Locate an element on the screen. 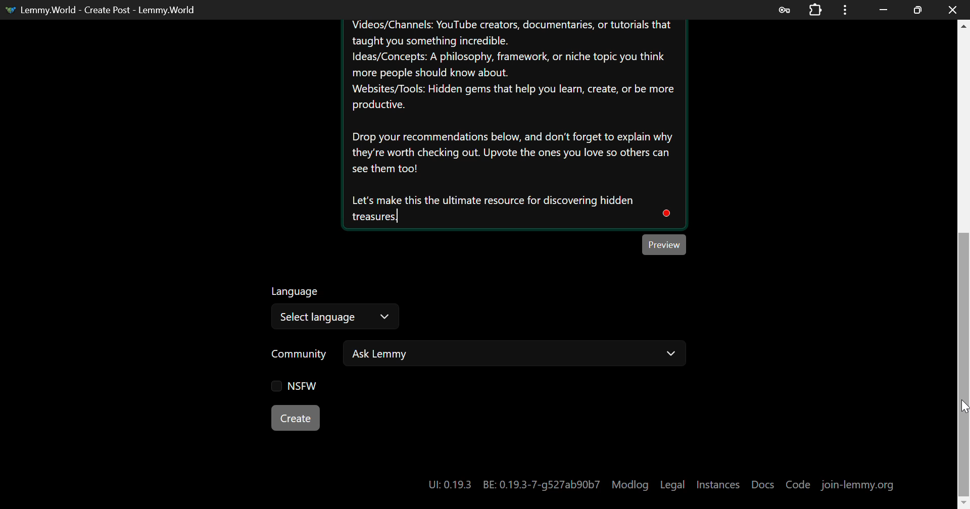  Restore Down is located at coordinates (884, 10).